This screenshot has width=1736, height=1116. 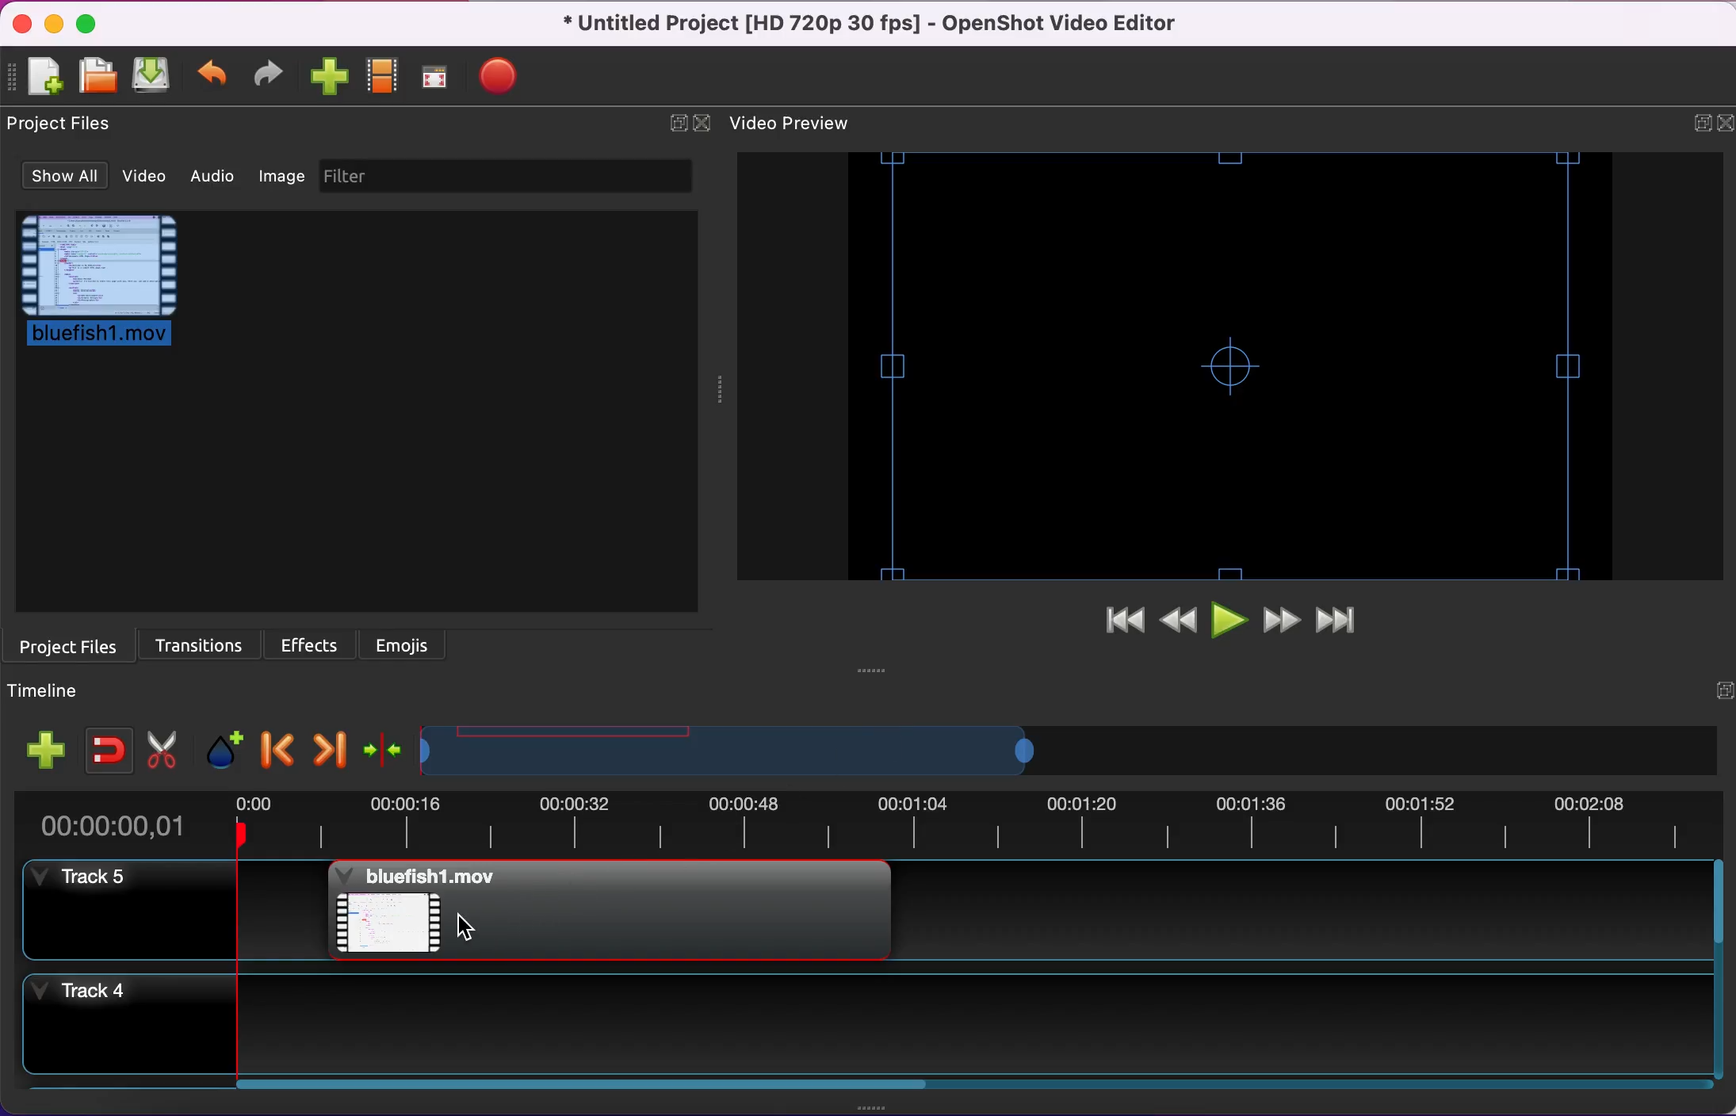 What do you see at coordinates (1302, 909) in the screenshot?
I see `track 5` at bounding box center [1302, 909].